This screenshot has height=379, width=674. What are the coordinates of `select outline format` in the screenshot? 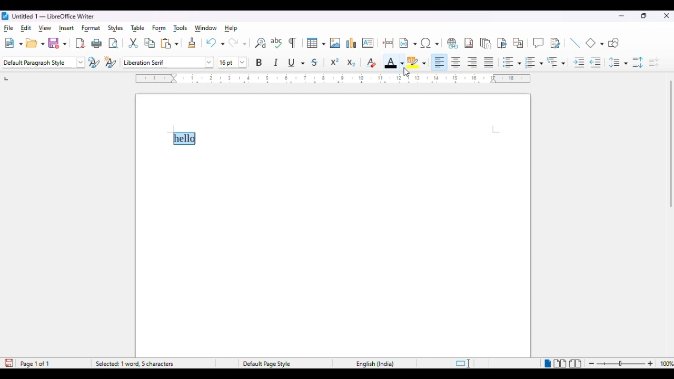 It's located at (556, 62).